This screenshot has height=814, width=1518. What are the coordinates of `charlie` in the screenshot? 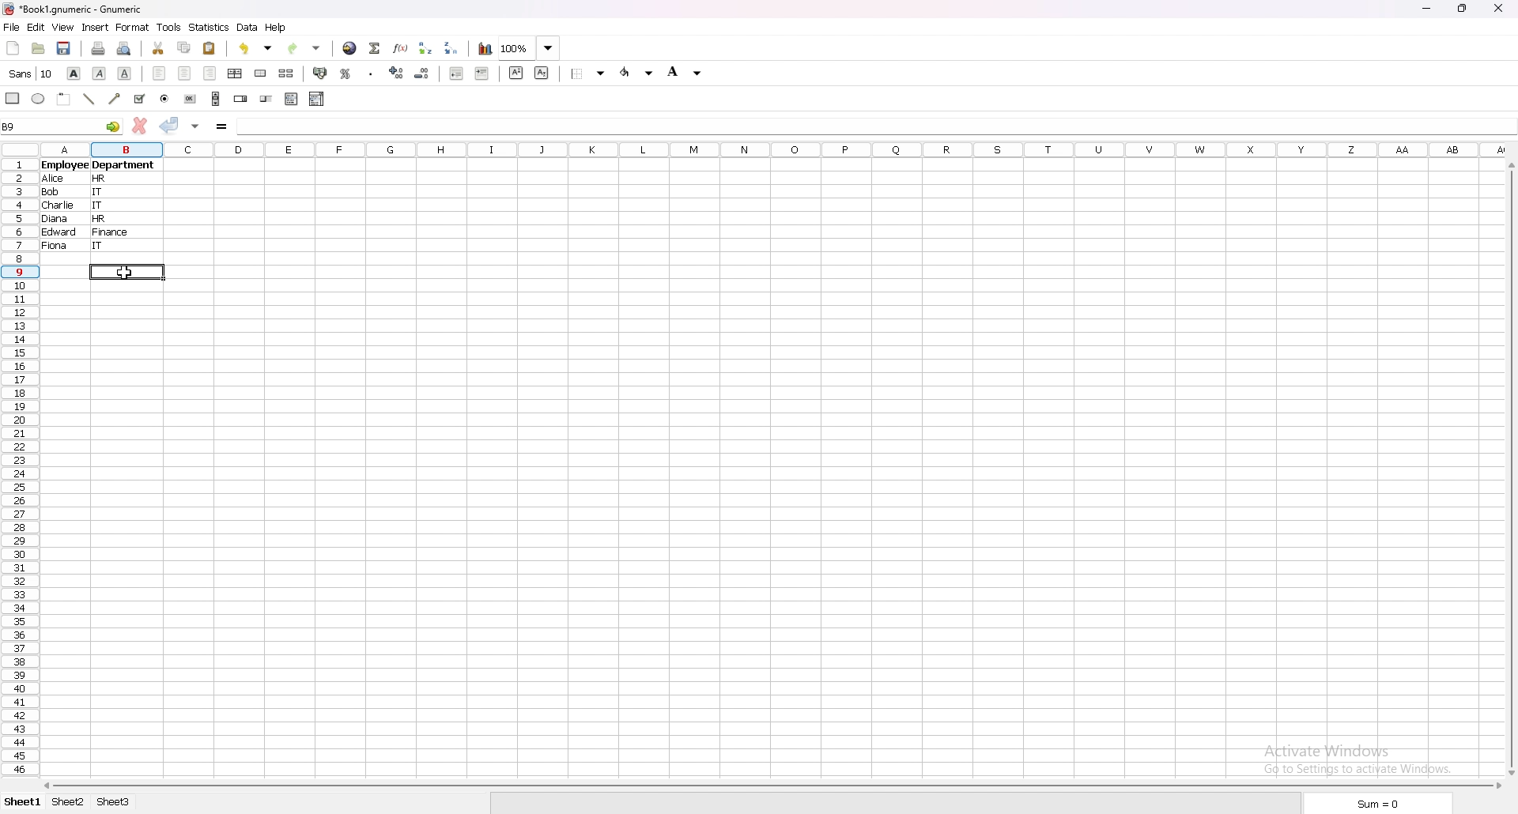 It's located at (62, 208).